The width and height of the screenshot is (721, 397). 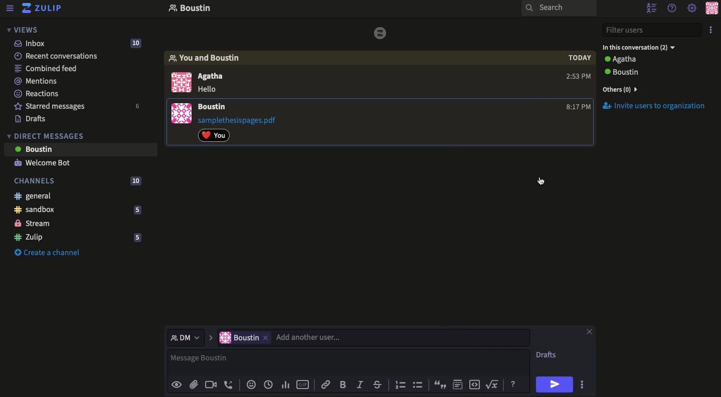 I want to click on Global time, so click(x=268, y=384).